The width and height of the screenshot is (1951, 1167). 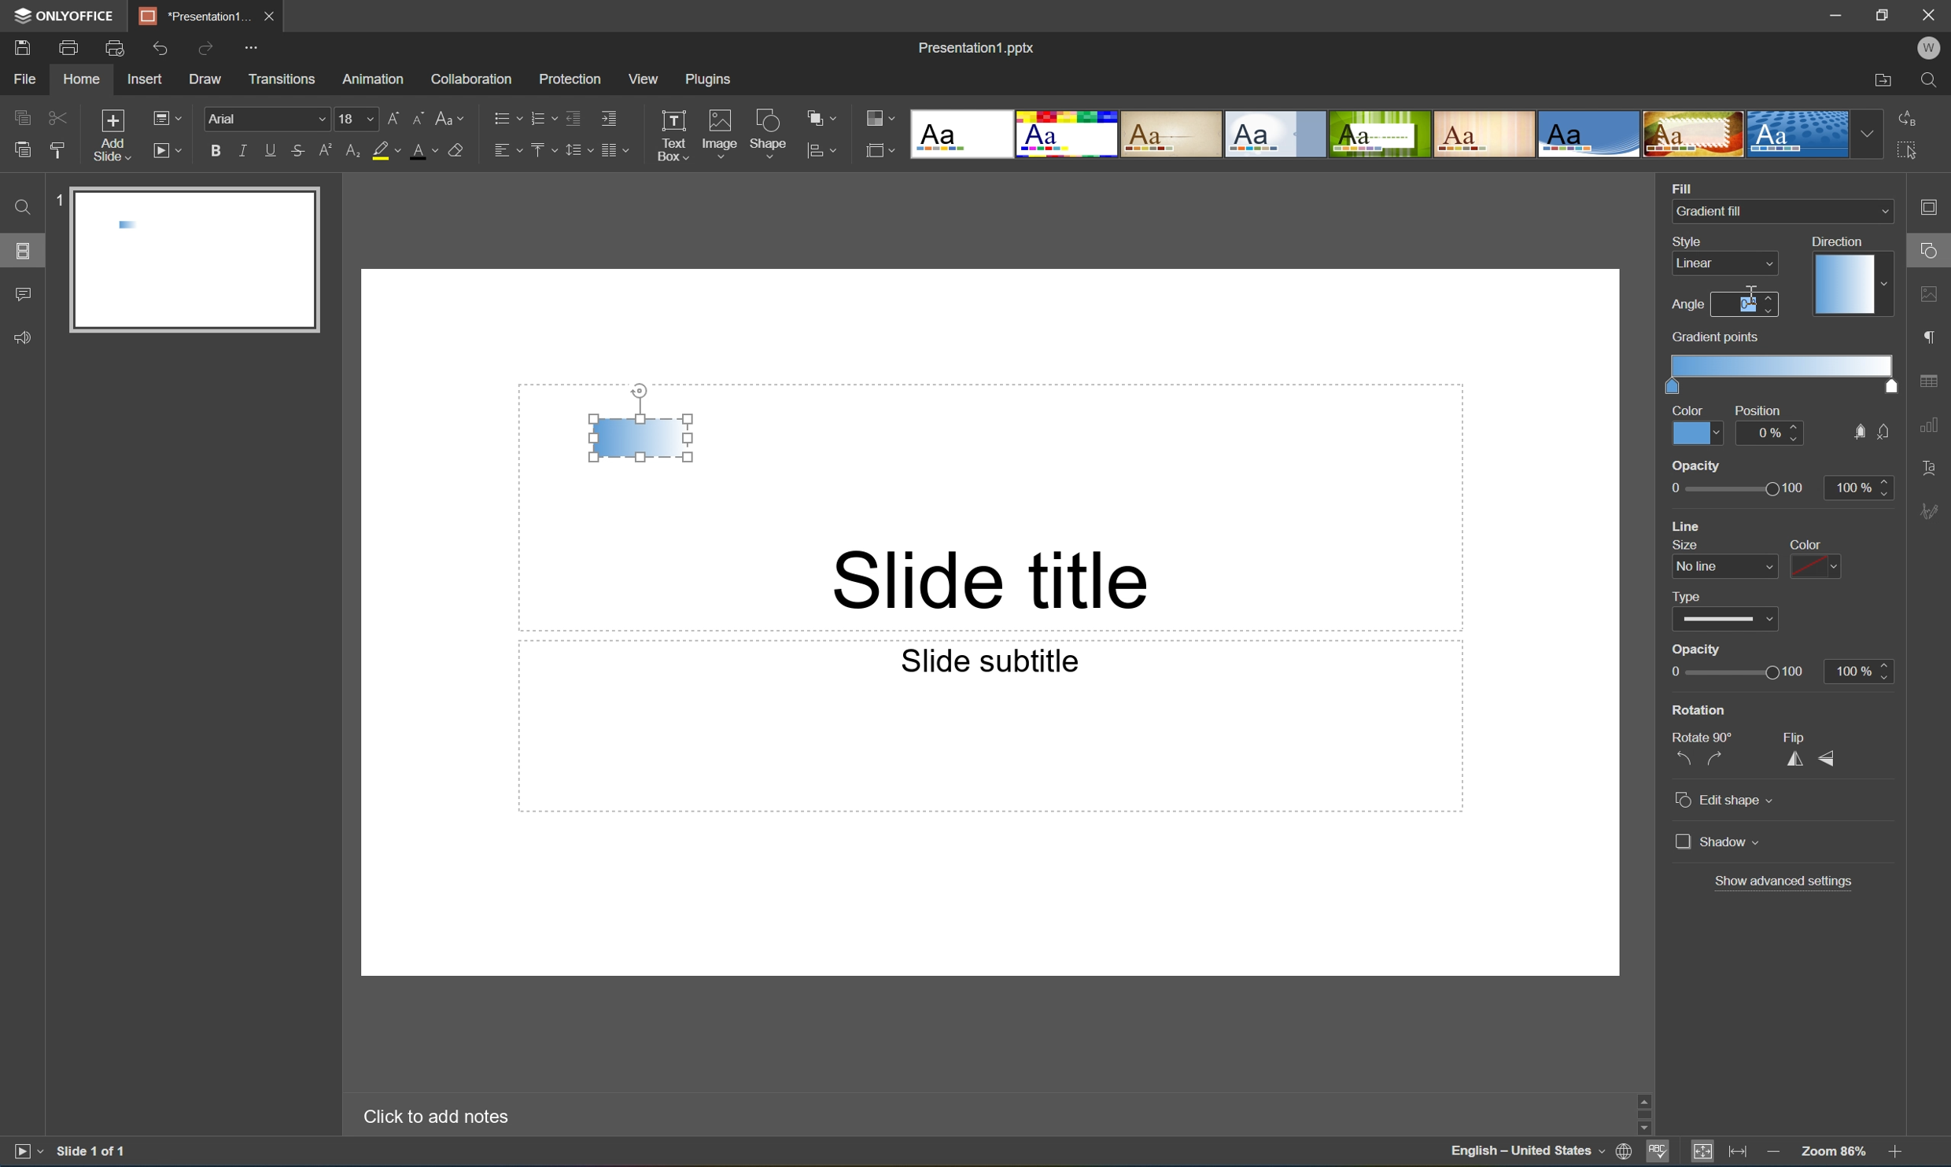 I want to click on color dropdown, so click(x=1816, y=566).